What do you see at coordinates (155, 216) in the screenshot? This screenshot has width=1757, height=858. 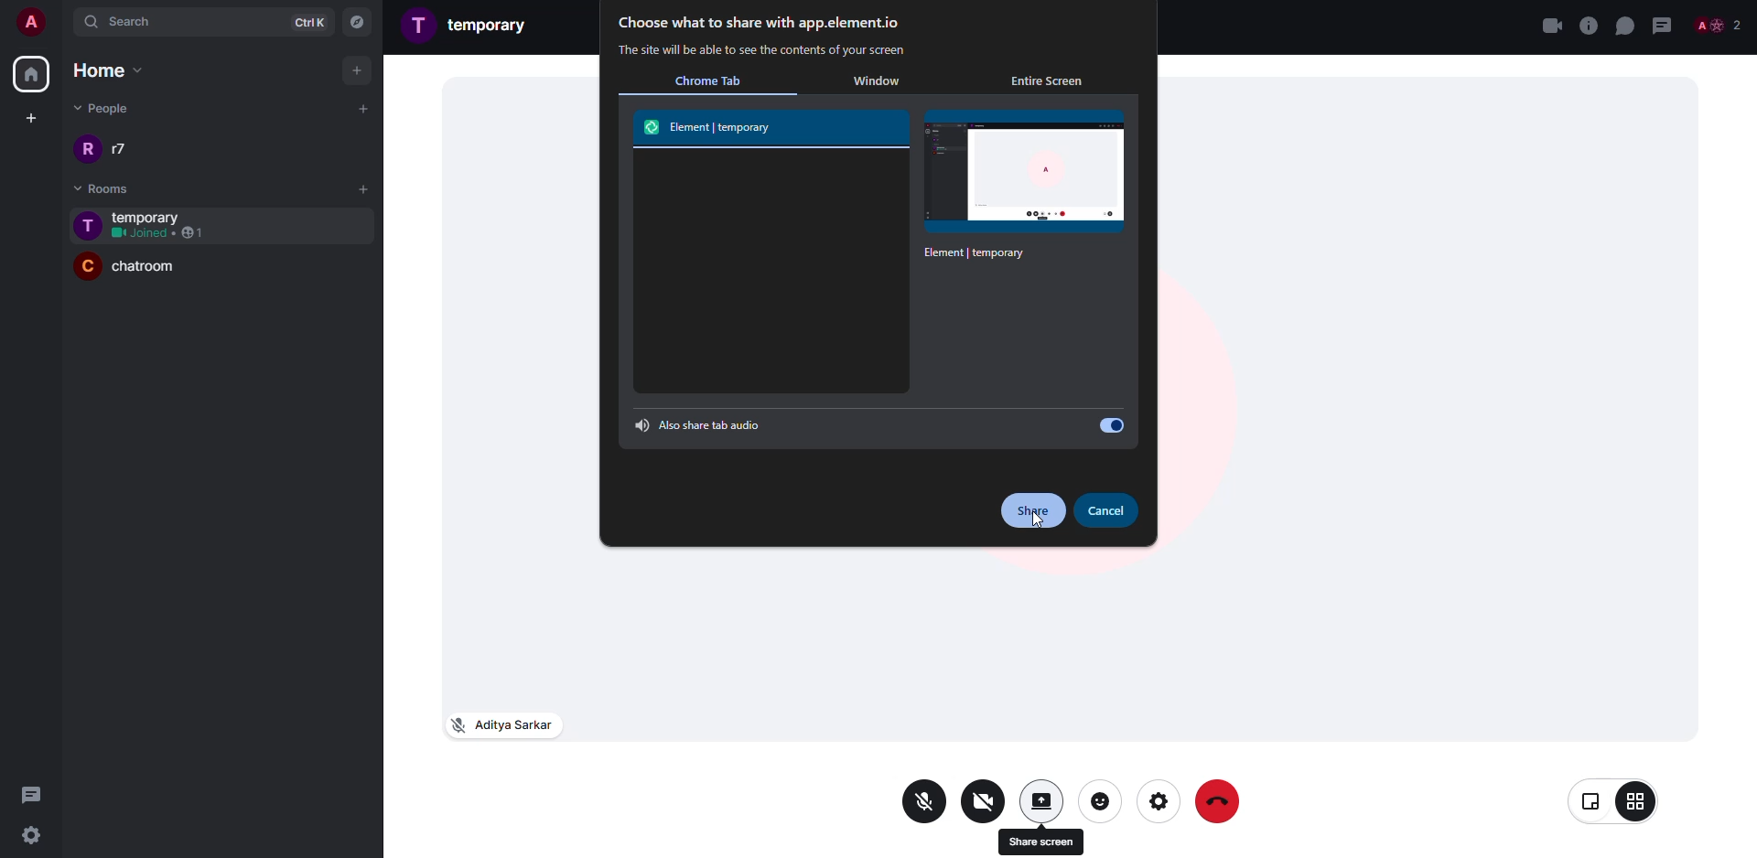 I see `room` at bounding box center [155, 216].